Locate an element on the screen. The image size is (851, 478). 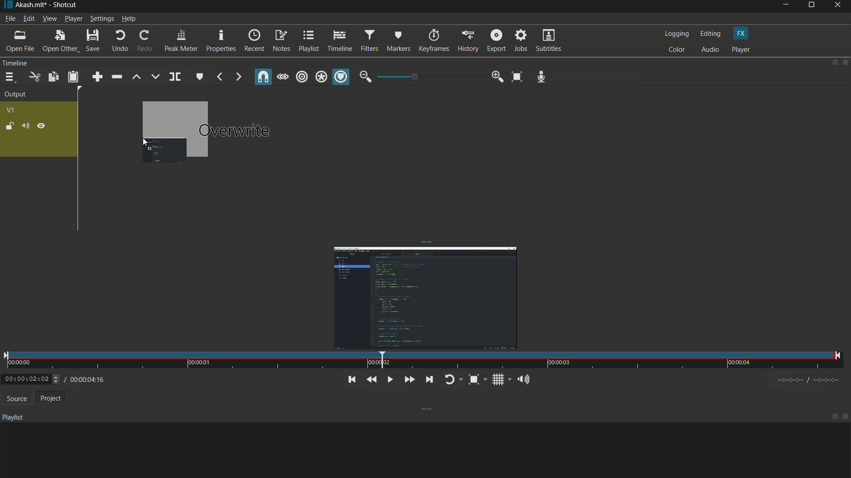
adjustment bar is located at coordinates (430, 77).